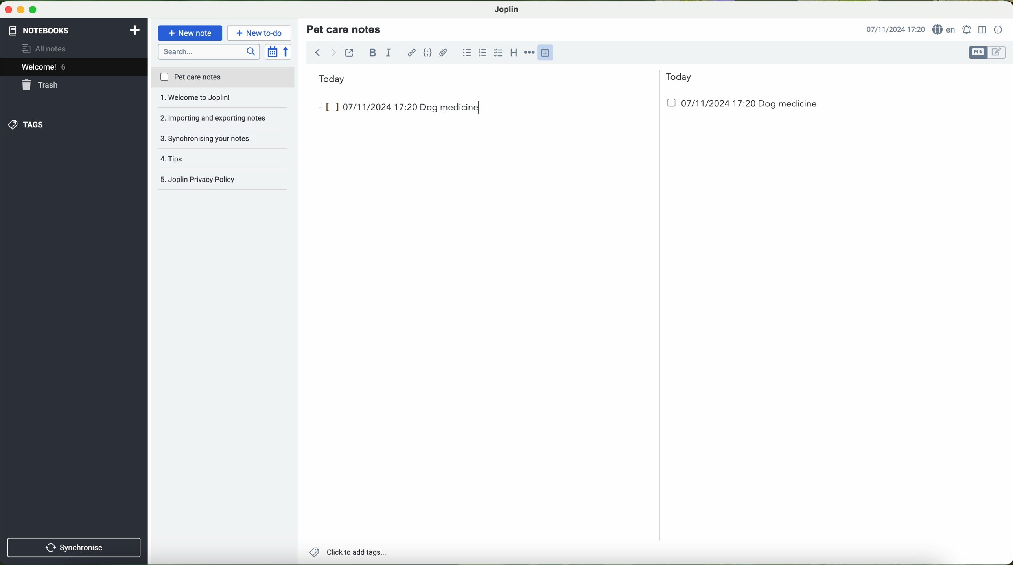 The image size is (1013, 565). What do you see at coordinates (788, 104) in the screenshot?
I see `dog medicine` at bounding box center [788, 104].